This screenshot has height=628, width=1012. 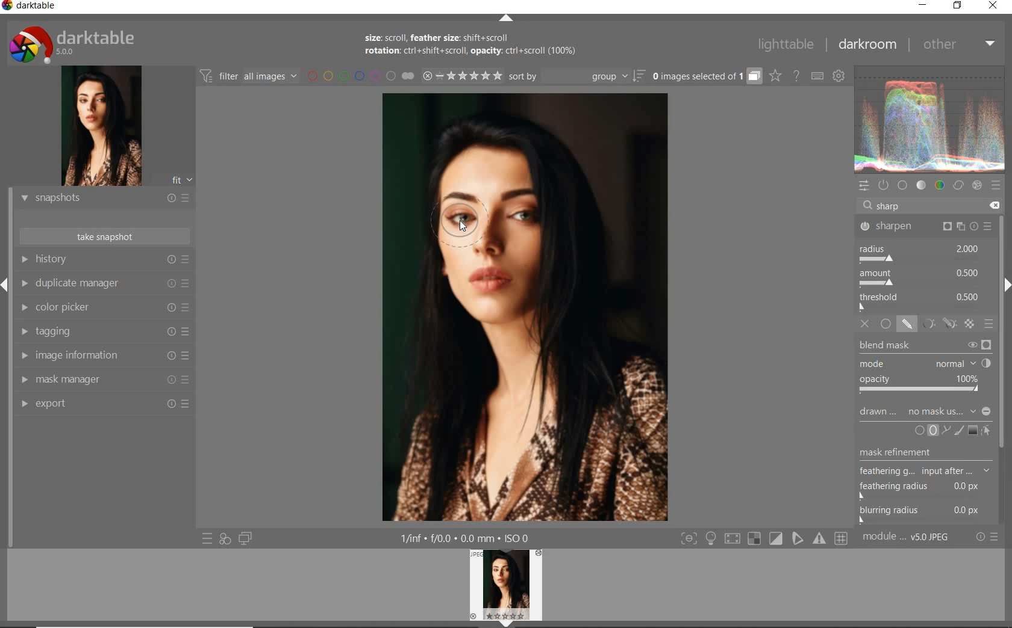 I want to click on tagging, so click(x=104, y=331).